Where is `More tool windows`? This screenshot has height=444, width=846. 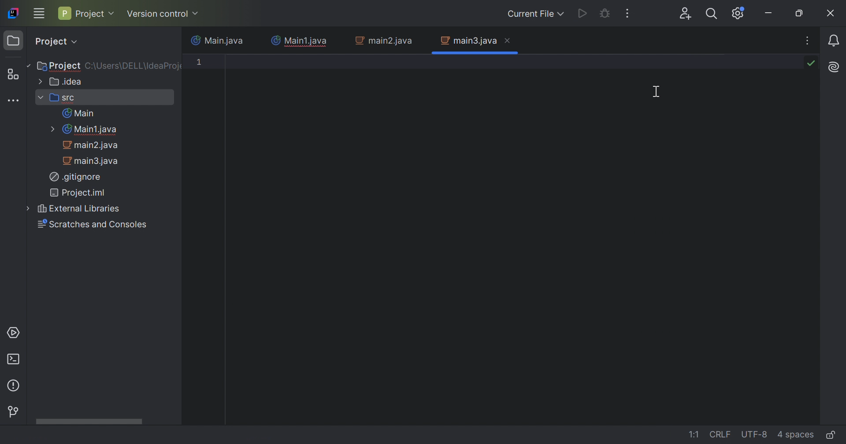
More tool windows is located at coordinates (14, 100).